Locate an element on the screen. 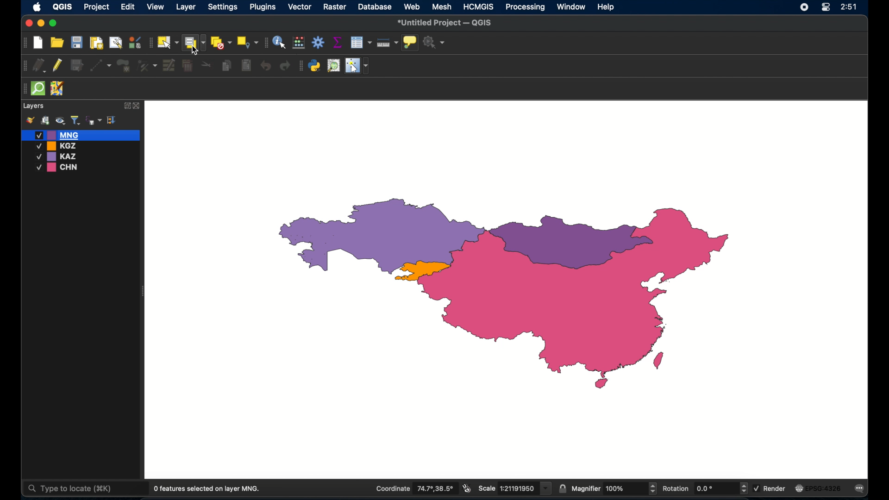 This screenshot has width=889, height=500. switches mouse to configurable pointer is located at coordinates (357, 66).